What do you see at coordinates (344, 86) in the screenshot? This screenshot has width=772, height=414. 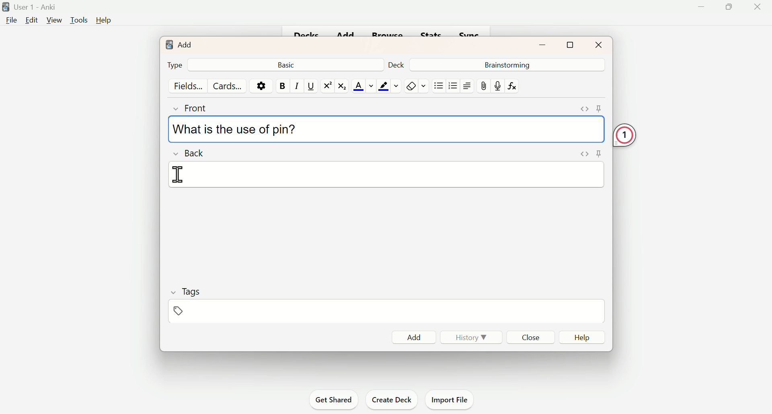 I see `Subscript` at bounding box center [344, 86].